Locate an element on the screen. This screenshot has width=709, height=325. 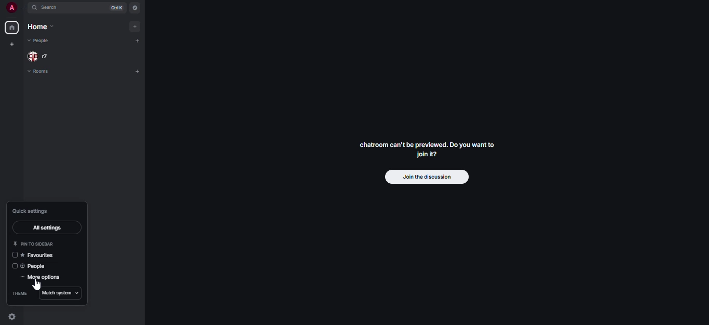
favorites is located at coordinates (39, 254).